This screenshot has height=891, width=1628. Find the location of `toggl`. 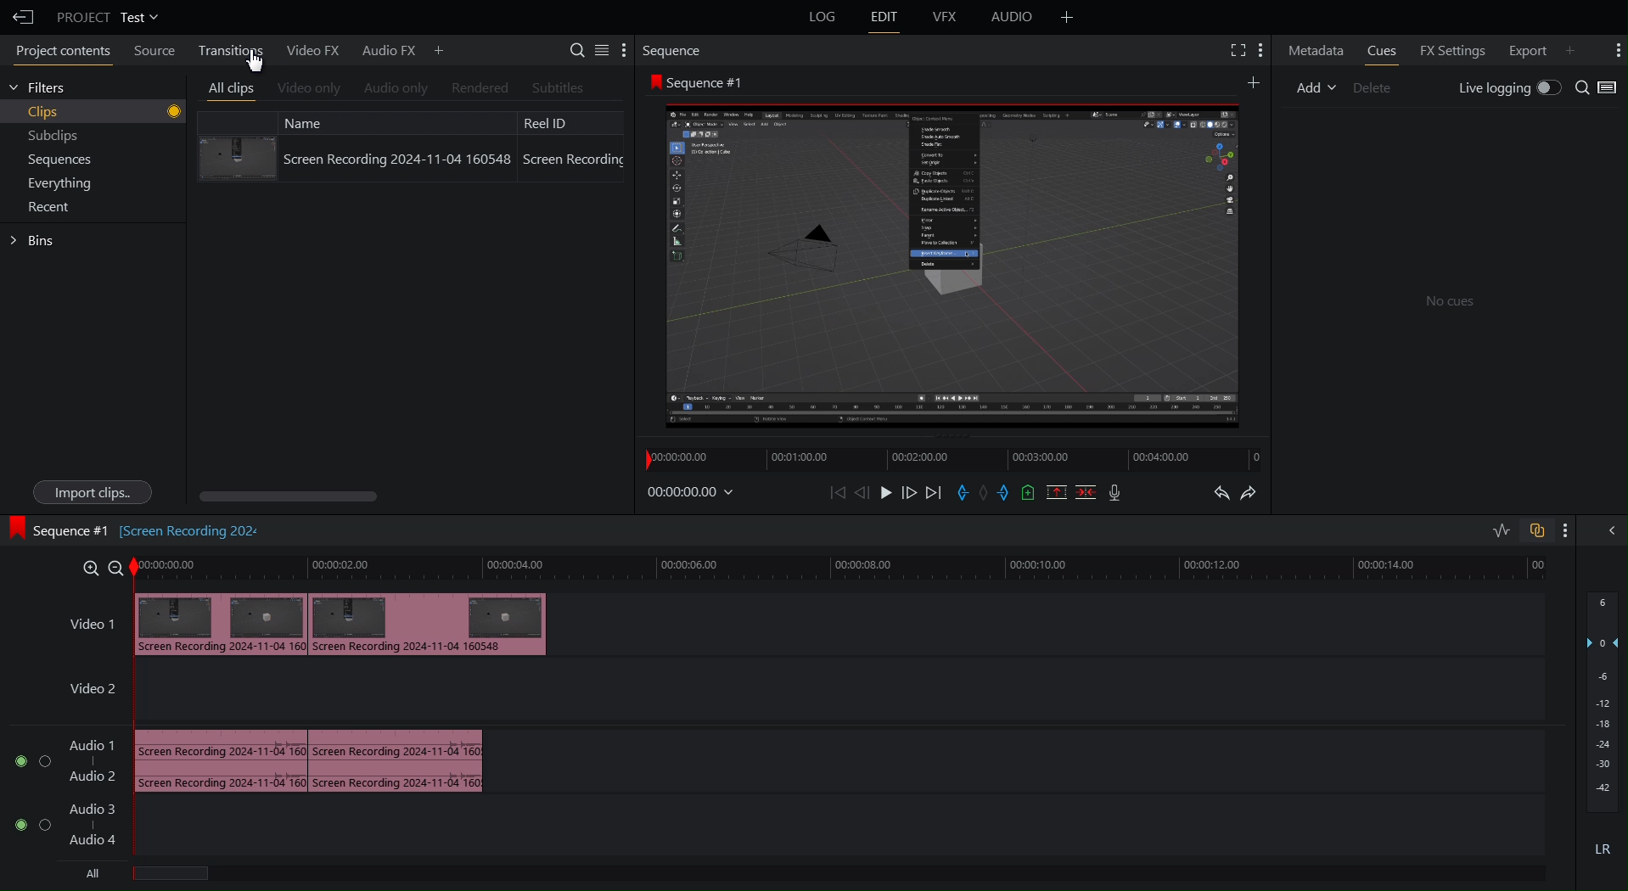

toggl is located at coordinates (44, 765).